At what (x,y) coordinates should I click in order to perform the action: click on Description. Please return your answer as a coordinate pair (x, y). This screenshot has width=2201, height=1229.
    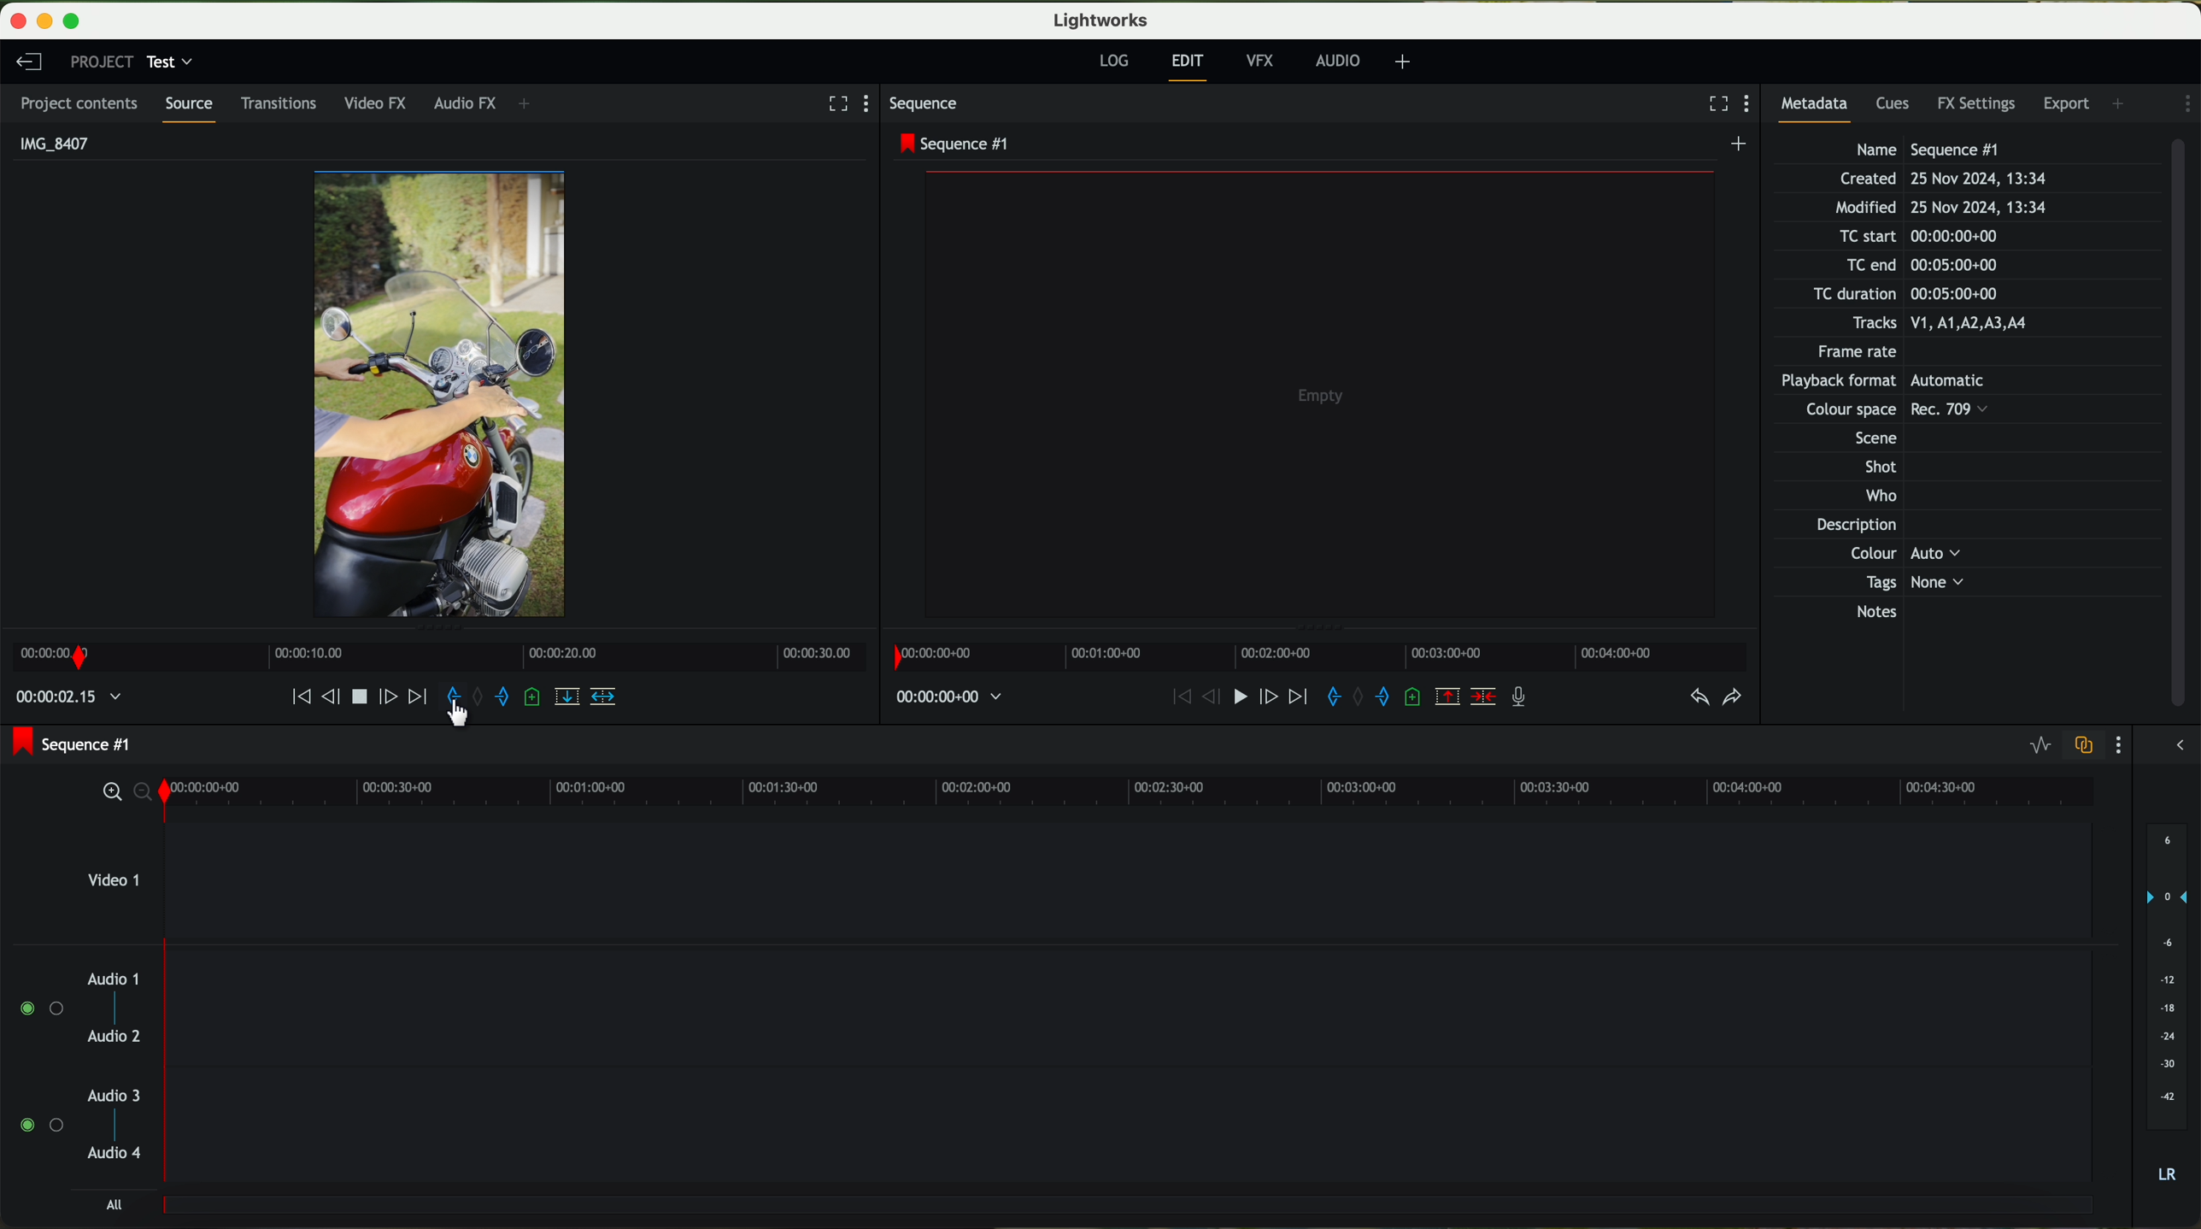
    Looking at the image, I should click on (1875, 526).